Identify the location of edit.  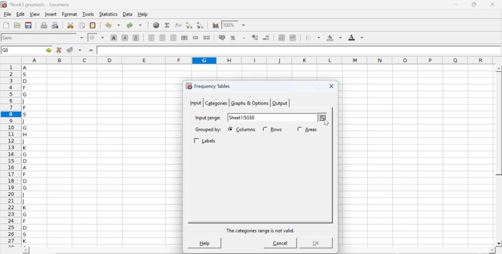
(20, 14).